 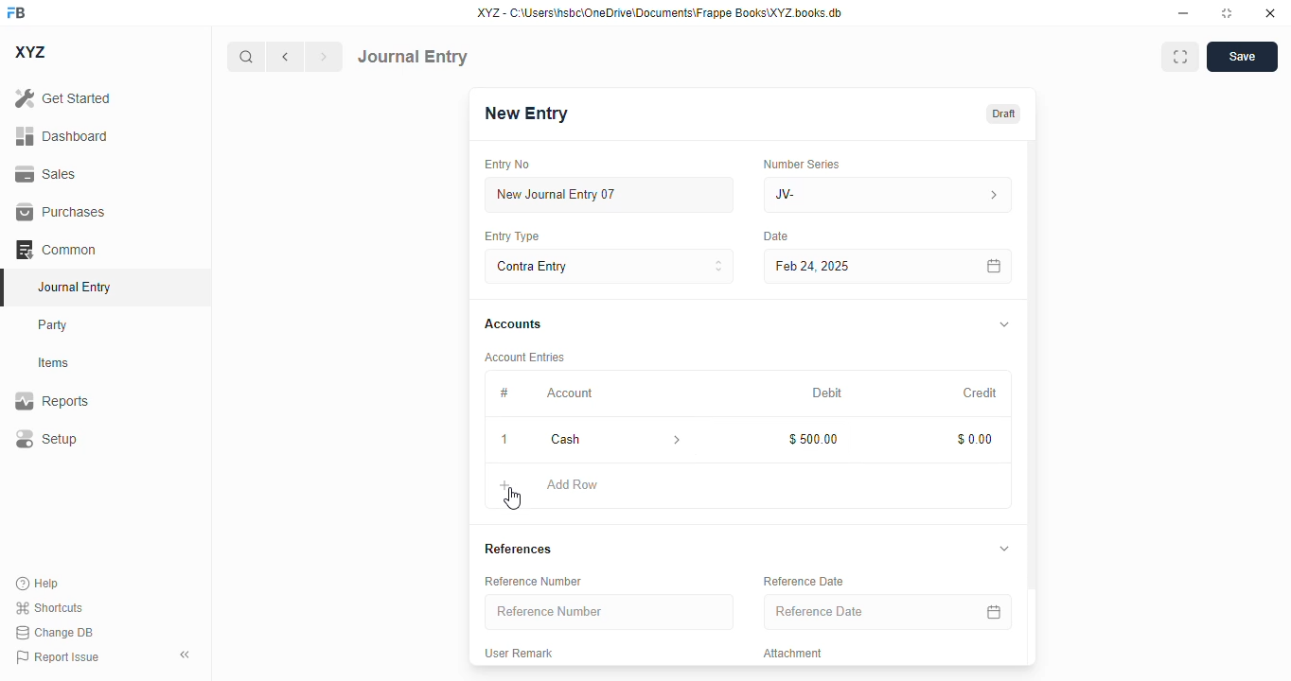 I want to click on journal entry, so click(x=76, y=287).